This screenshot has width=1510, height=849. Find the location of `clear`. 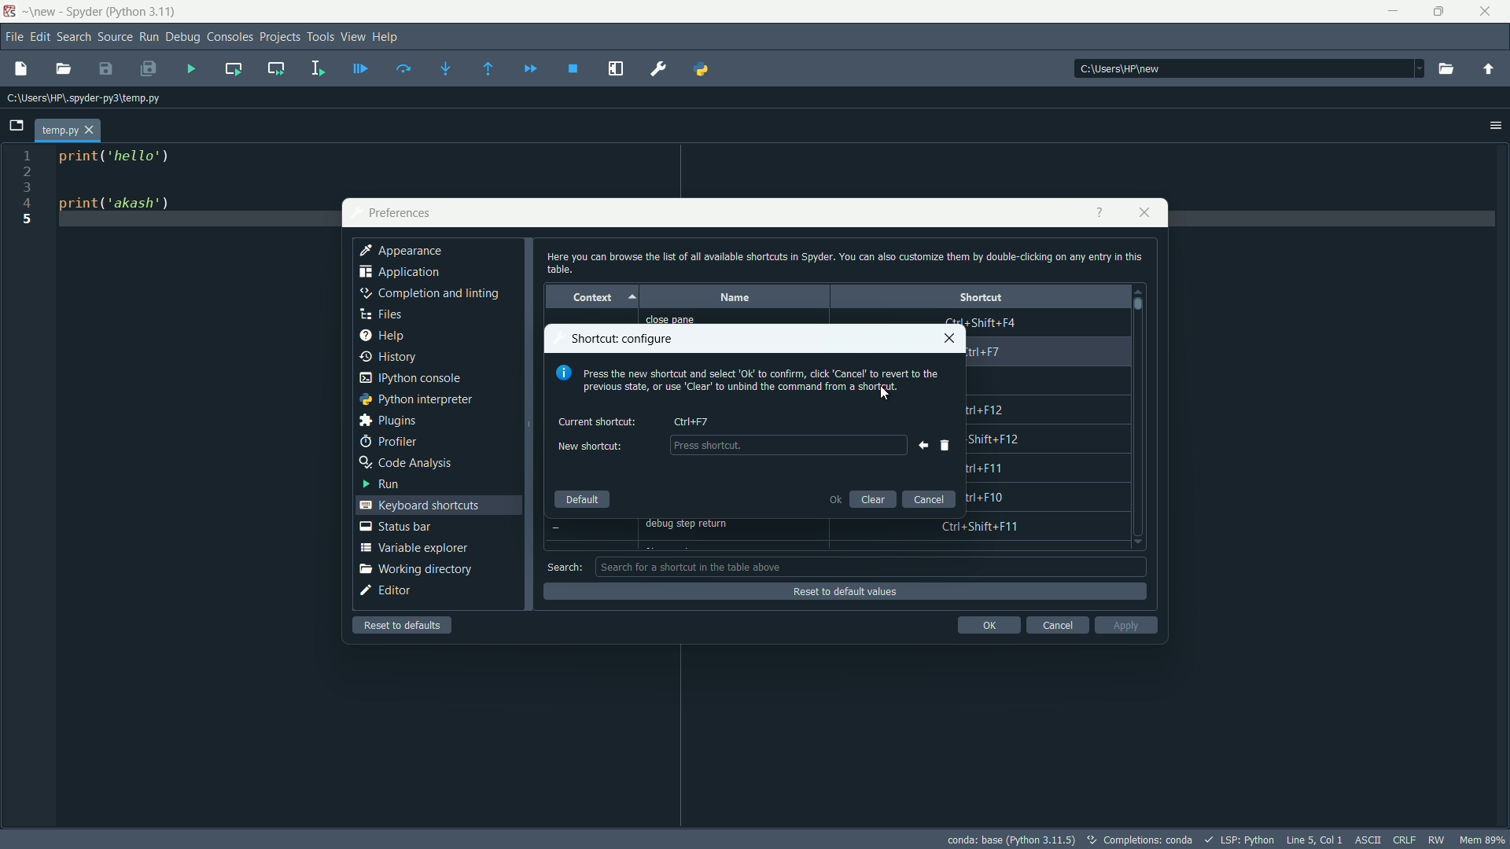

clear is located at coordinates (875, 498).